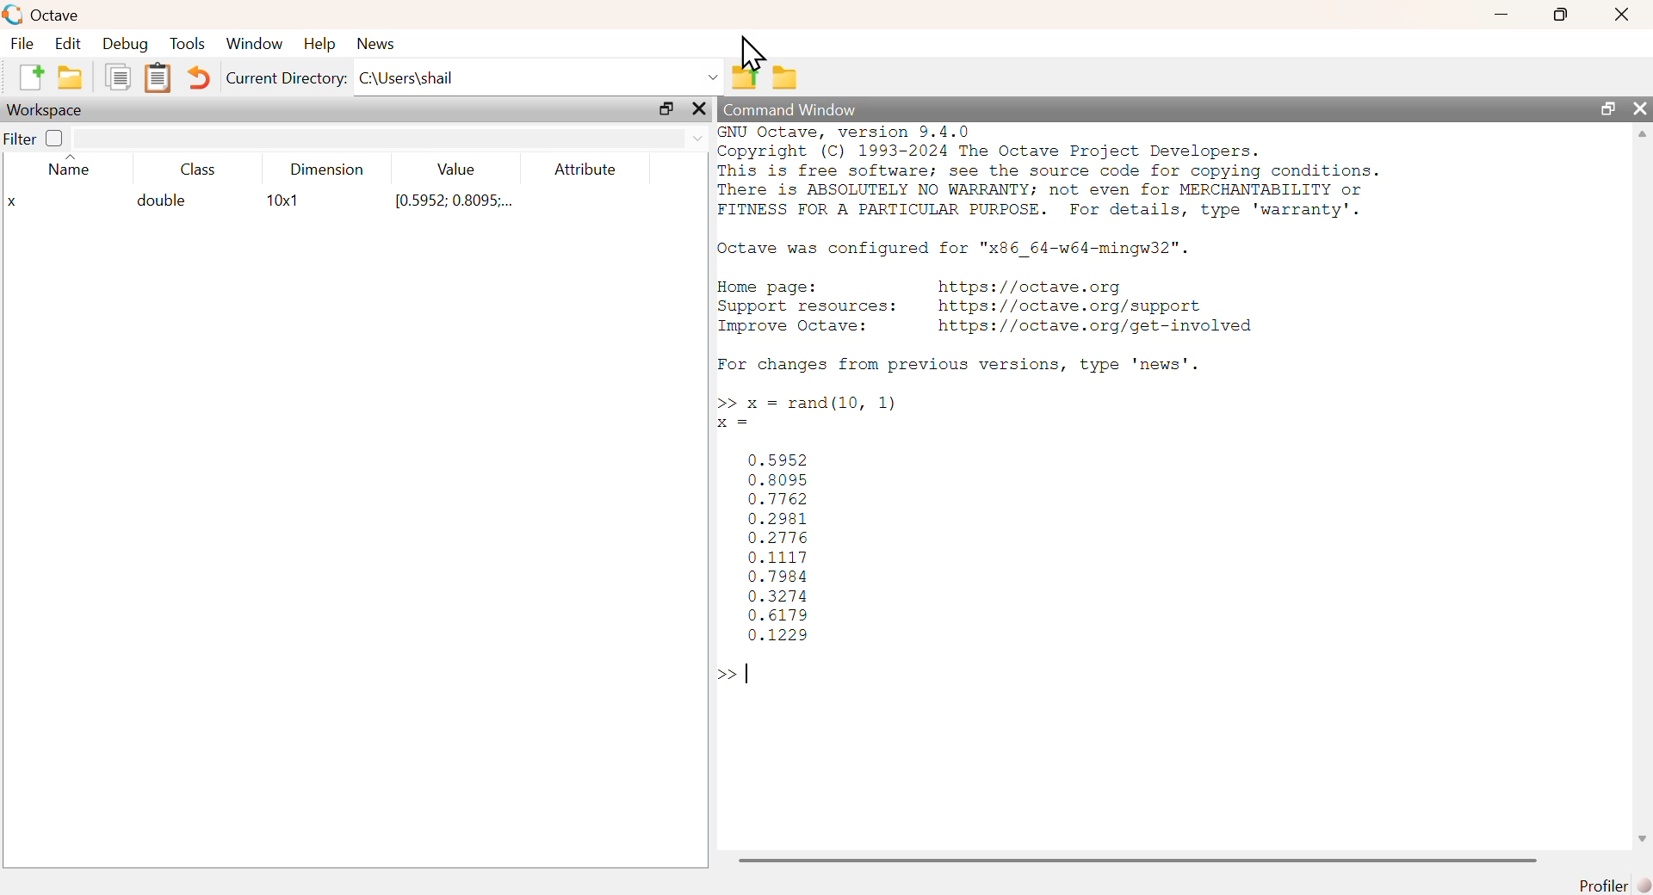 The image size is (1653, 895). I want to click on filter, so click(18, 139).